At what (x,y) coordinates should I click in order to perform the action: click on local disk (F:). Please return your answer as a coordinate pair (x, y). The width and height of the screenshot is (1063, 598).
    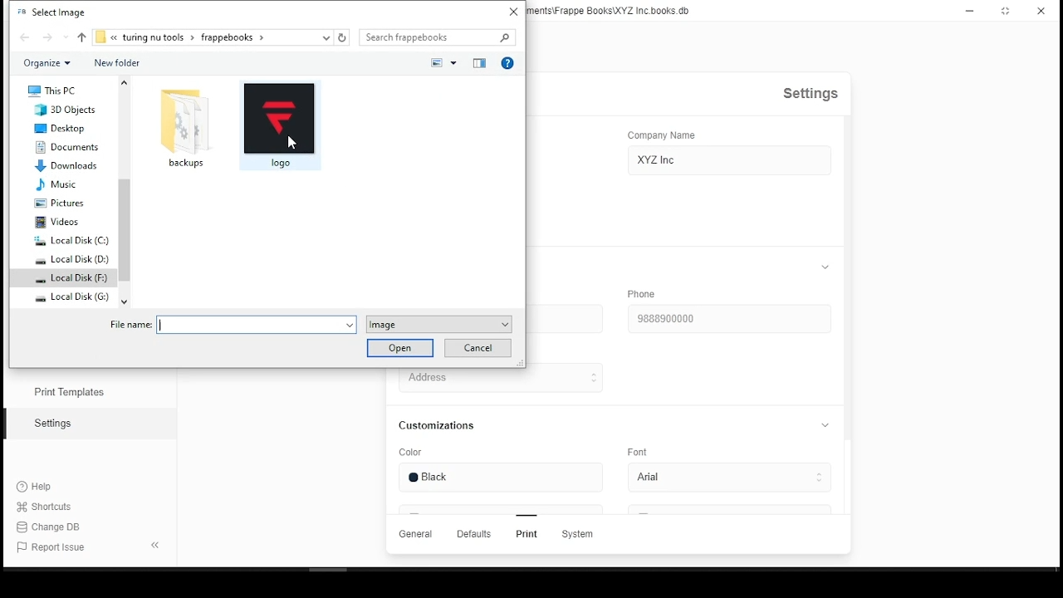
    Looking at the image, I should click on (71, 277).